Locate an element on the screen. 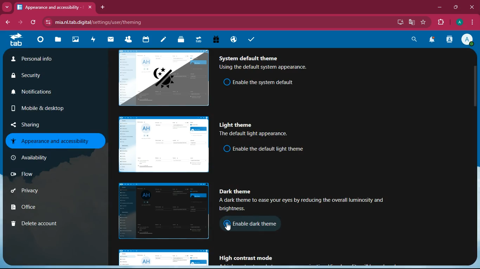  image is located at coordinates (76, 40).